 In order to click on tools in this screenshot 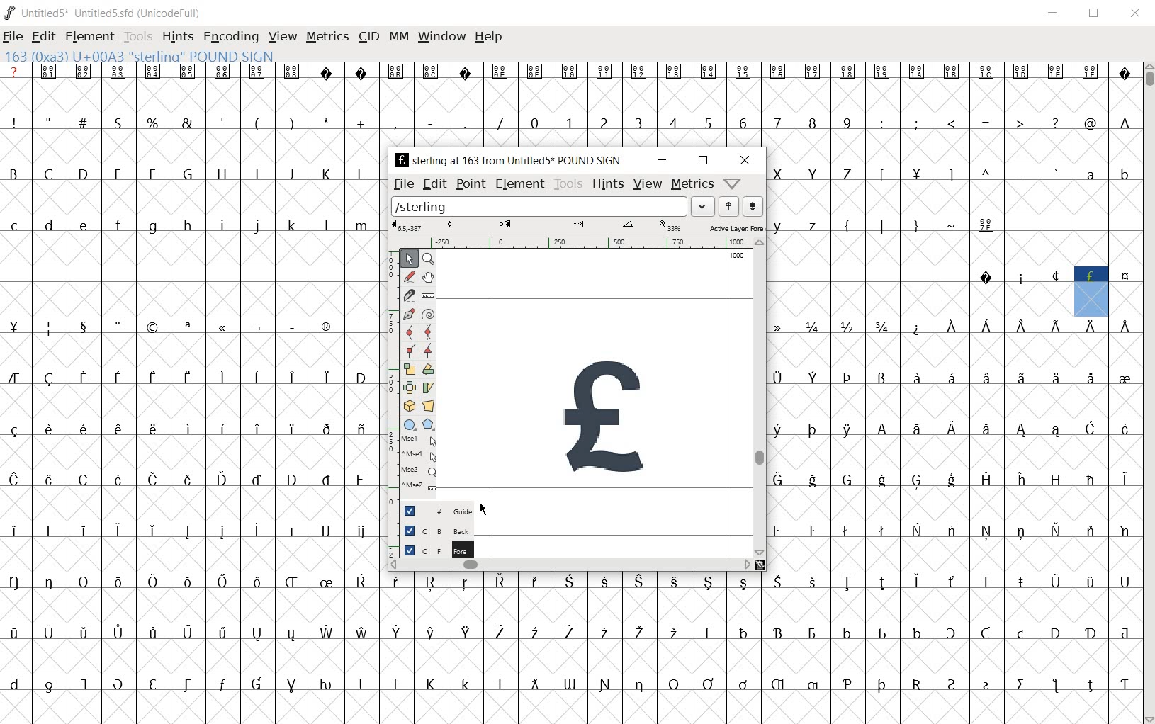, I will do `click(568, 183)`.